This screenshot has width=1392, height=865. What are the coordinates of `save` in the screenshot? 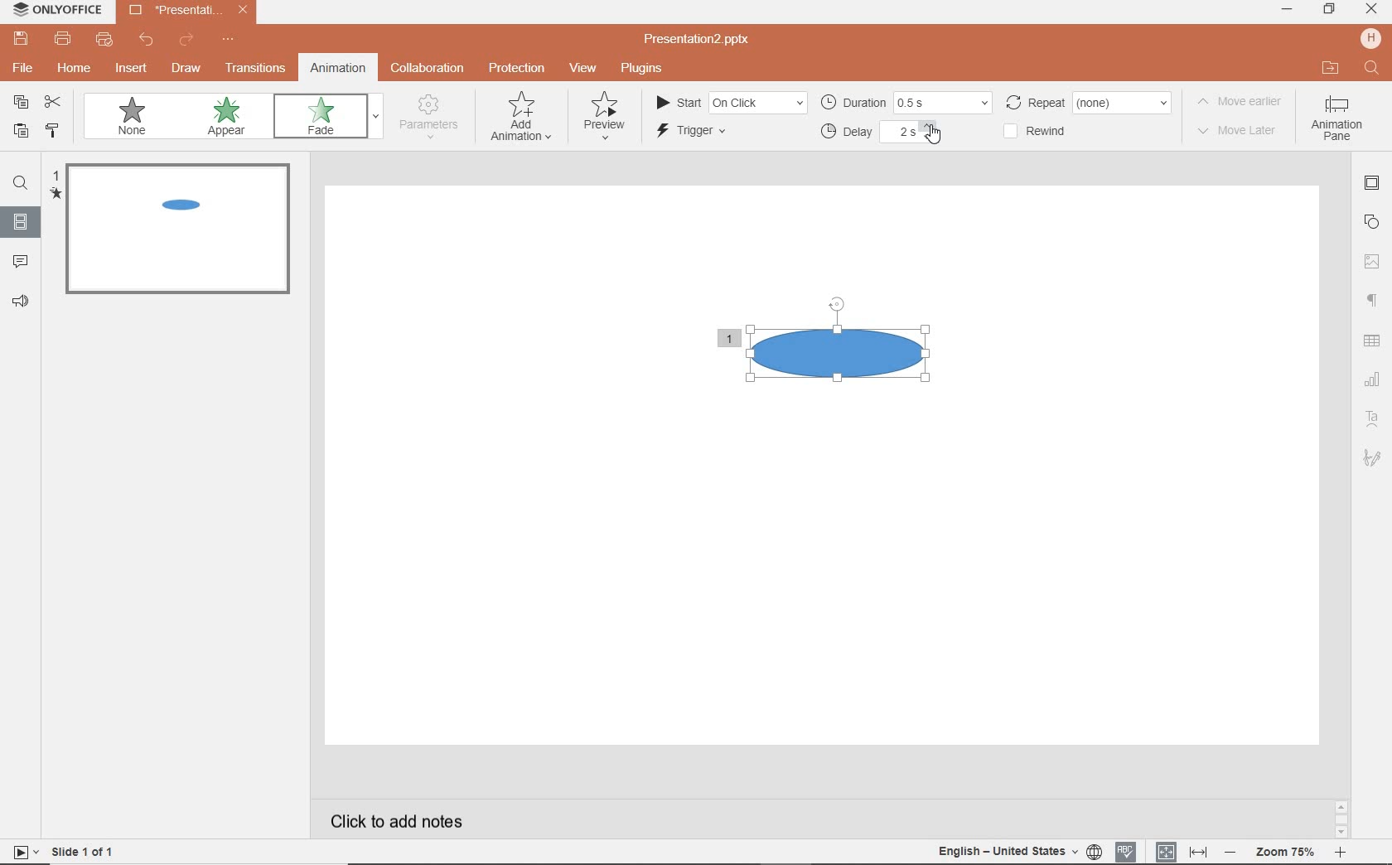 It's located at (21, 41).